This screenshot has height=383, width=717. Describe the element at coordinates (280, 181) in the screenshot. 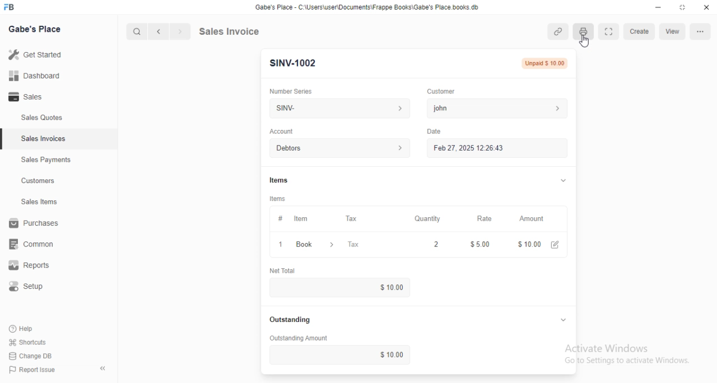

I see `items` at that location.